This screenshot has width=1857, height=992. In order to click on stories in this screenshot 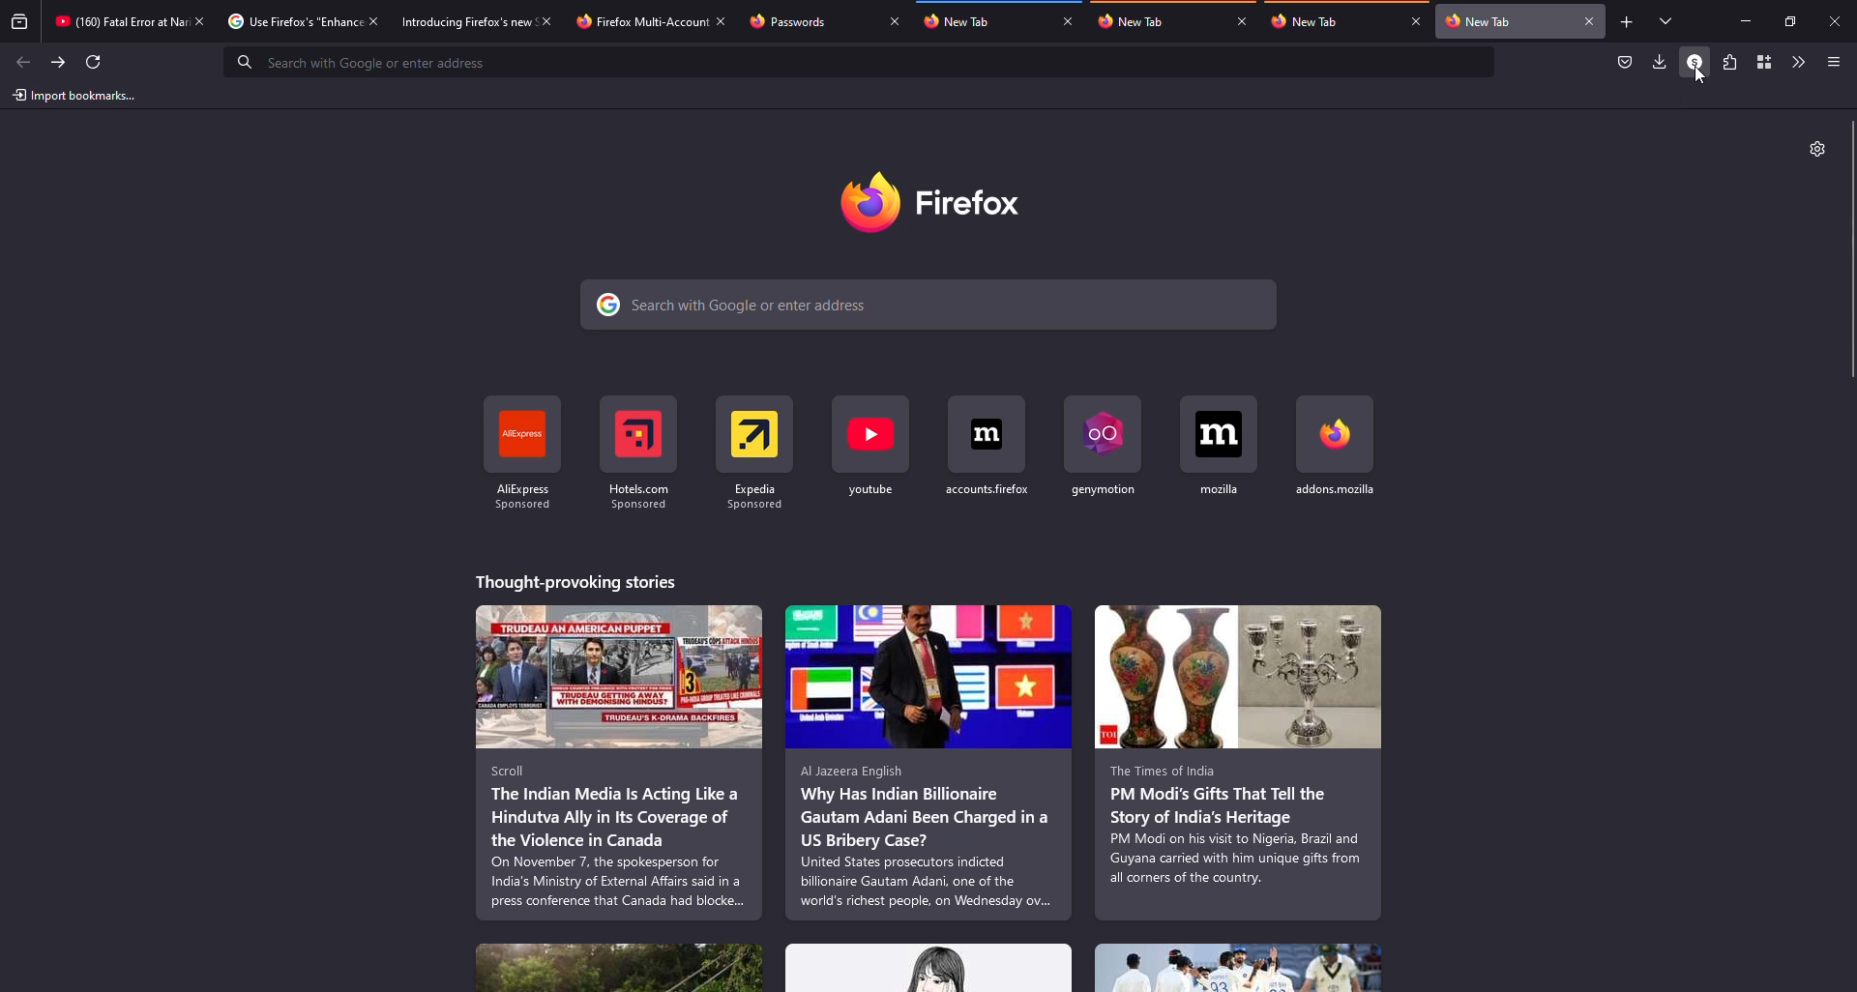, I will do `click(588, 581)`.